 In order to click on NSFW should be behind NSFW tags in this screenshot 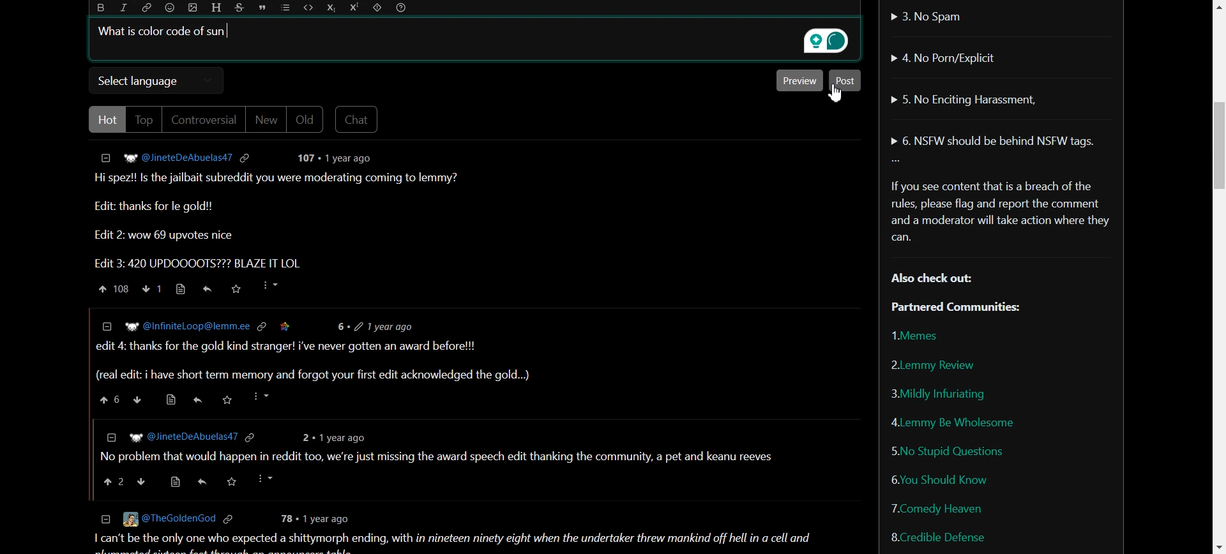, I will do `click(994, 138)`.